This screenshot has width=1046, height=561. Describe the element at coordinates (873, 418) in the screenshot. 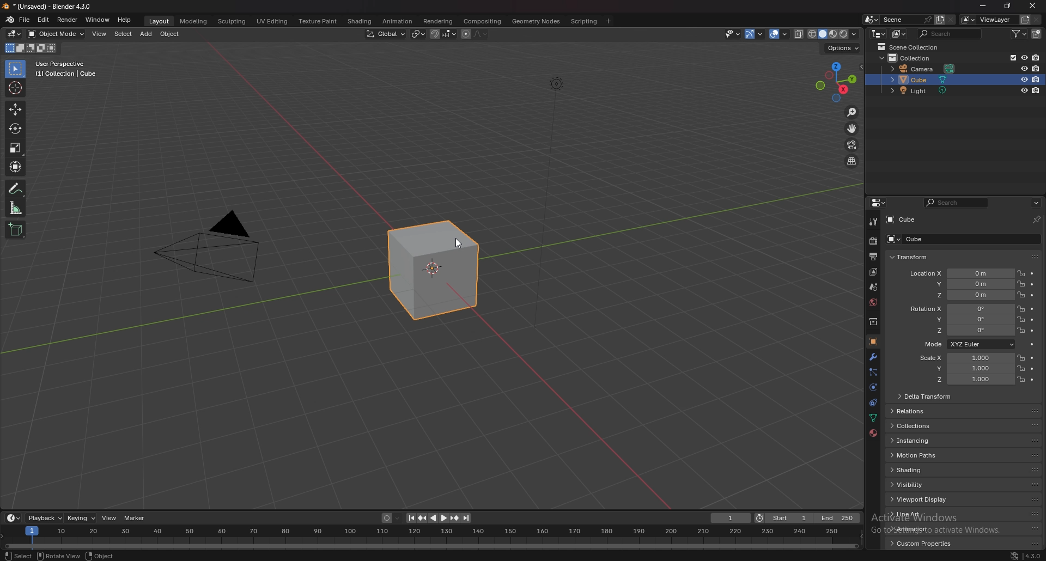

I see `data` at that location.